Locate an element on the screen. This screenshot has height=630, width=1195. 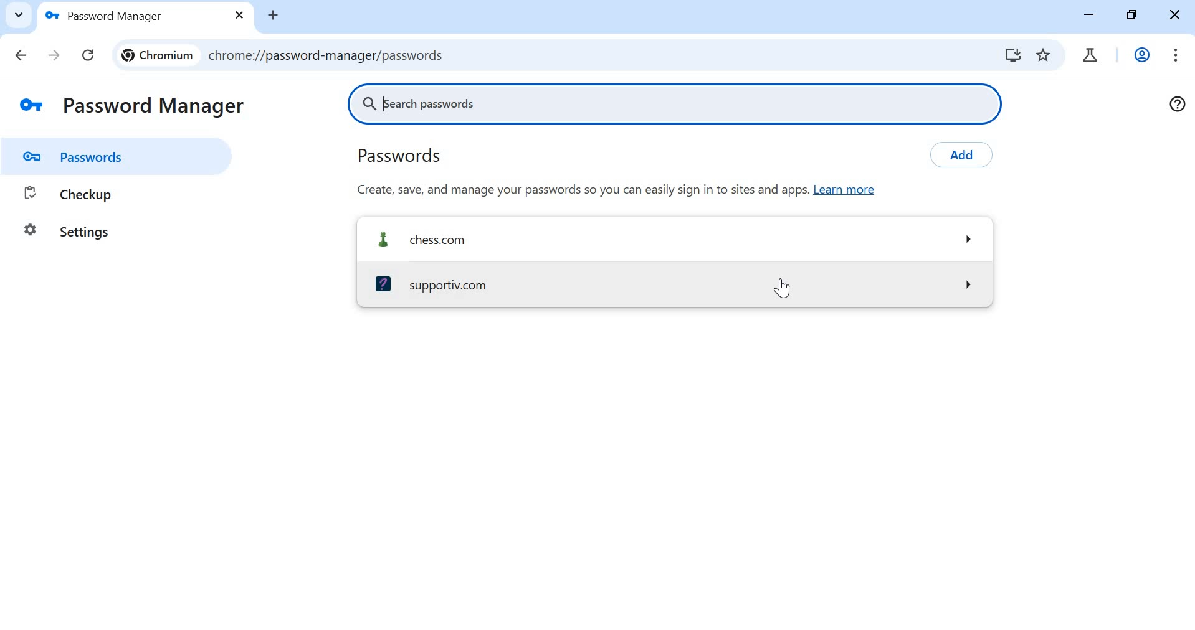
click to go back is located at coordinates (17, 54).